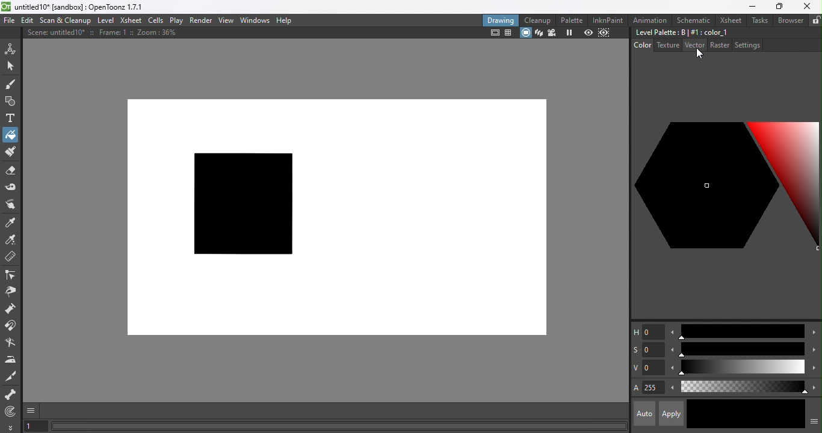 The image size is (822, 433). Describe the element at coordinates (726, 189) in the screenshot. I see `color palettes` at that location.